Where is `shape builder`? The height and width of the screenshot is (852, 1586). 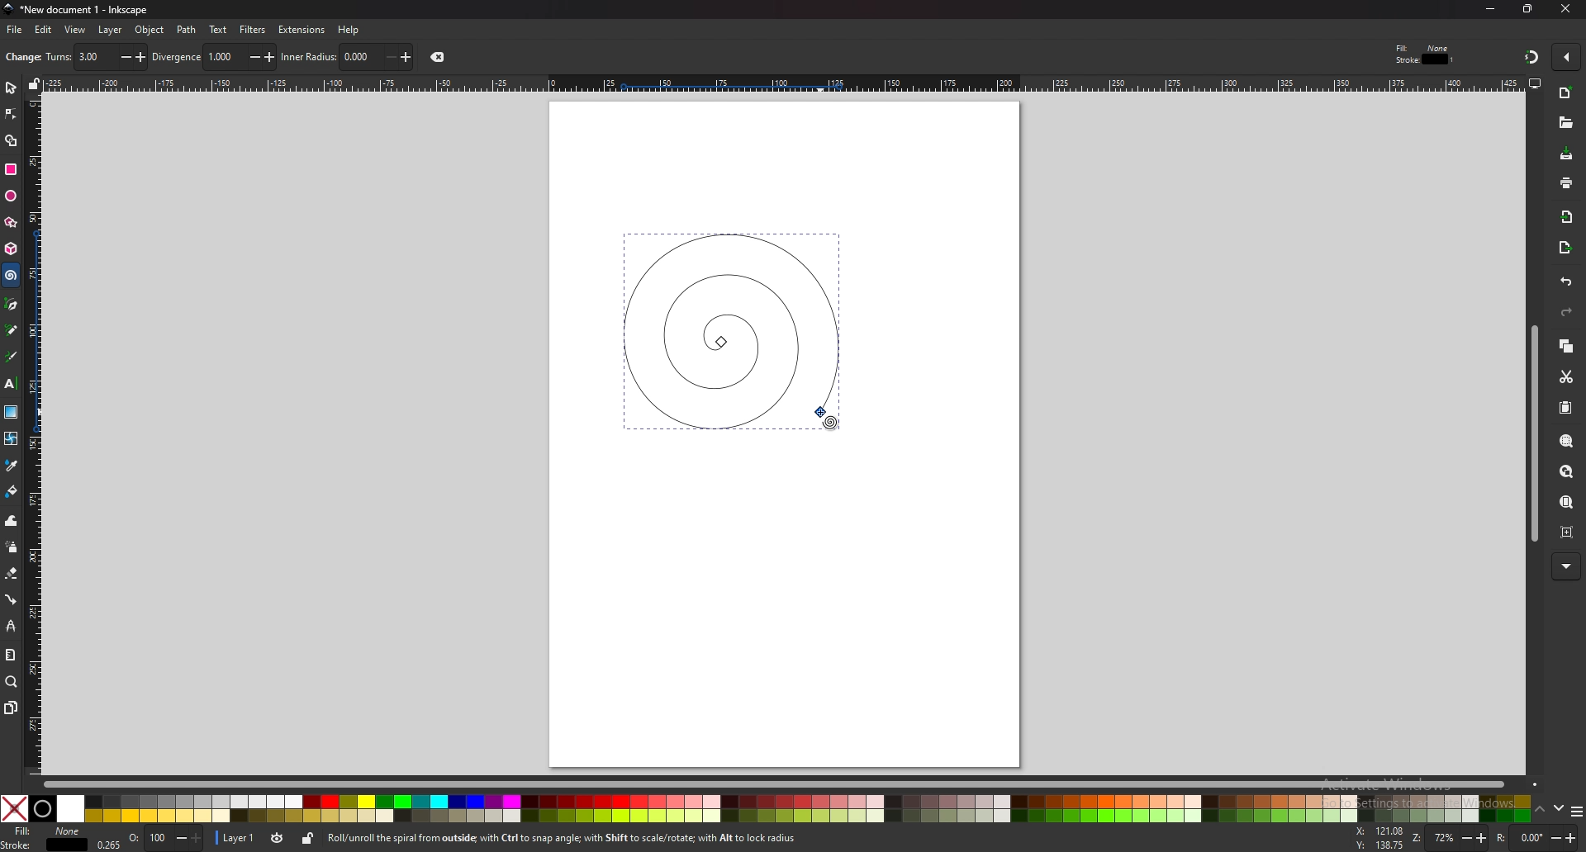
shape builder is located at coordinates (11, 140).